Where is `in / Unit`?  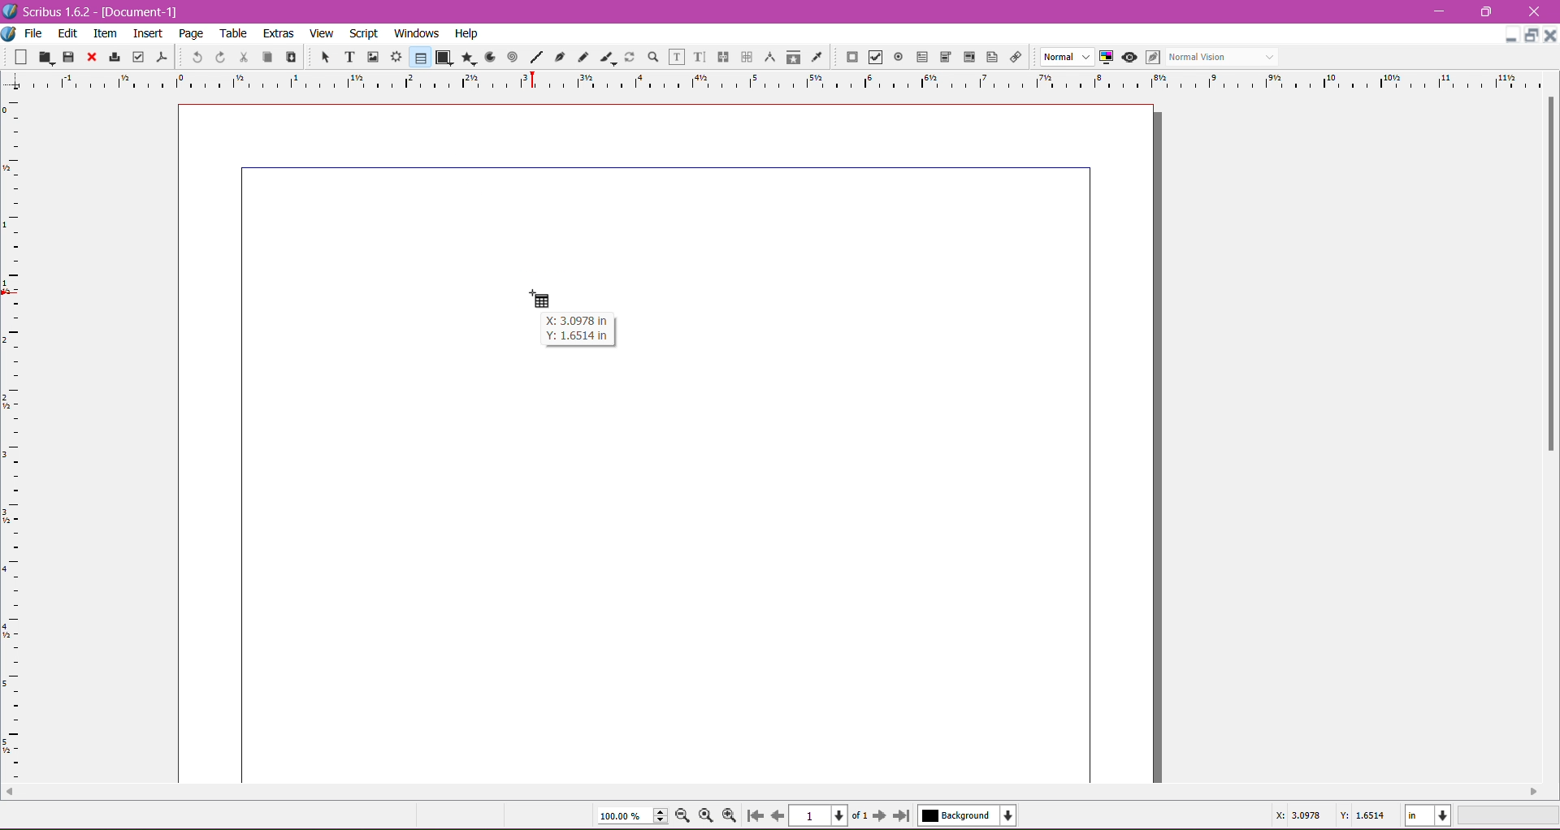
in / Unit is located at coordinates (1425, 816).